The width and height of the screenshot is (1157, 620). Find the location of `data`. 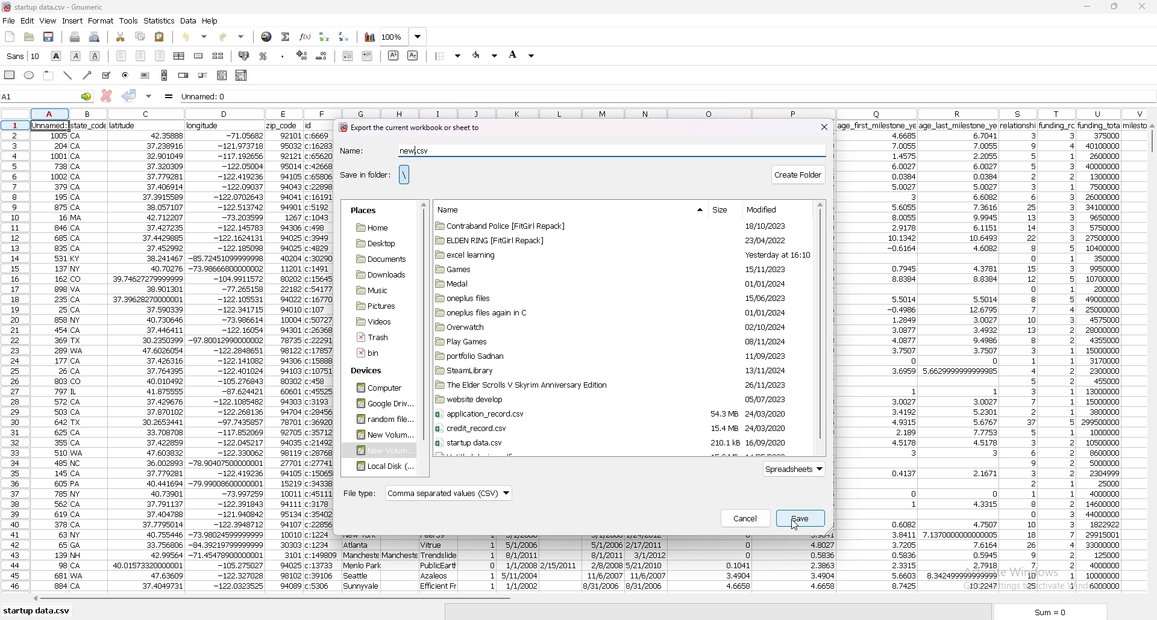

data is located at coordinates (437, 561).